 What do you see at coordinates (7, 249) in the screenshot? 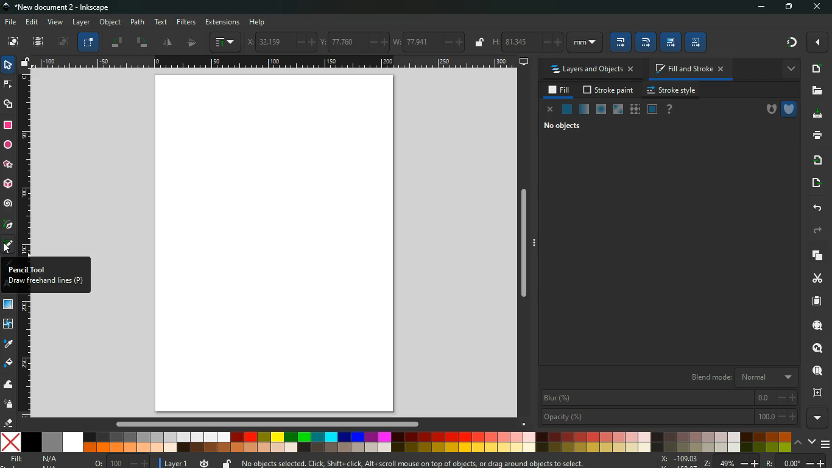
I see `Cursor` at bounding box center [7, 249].